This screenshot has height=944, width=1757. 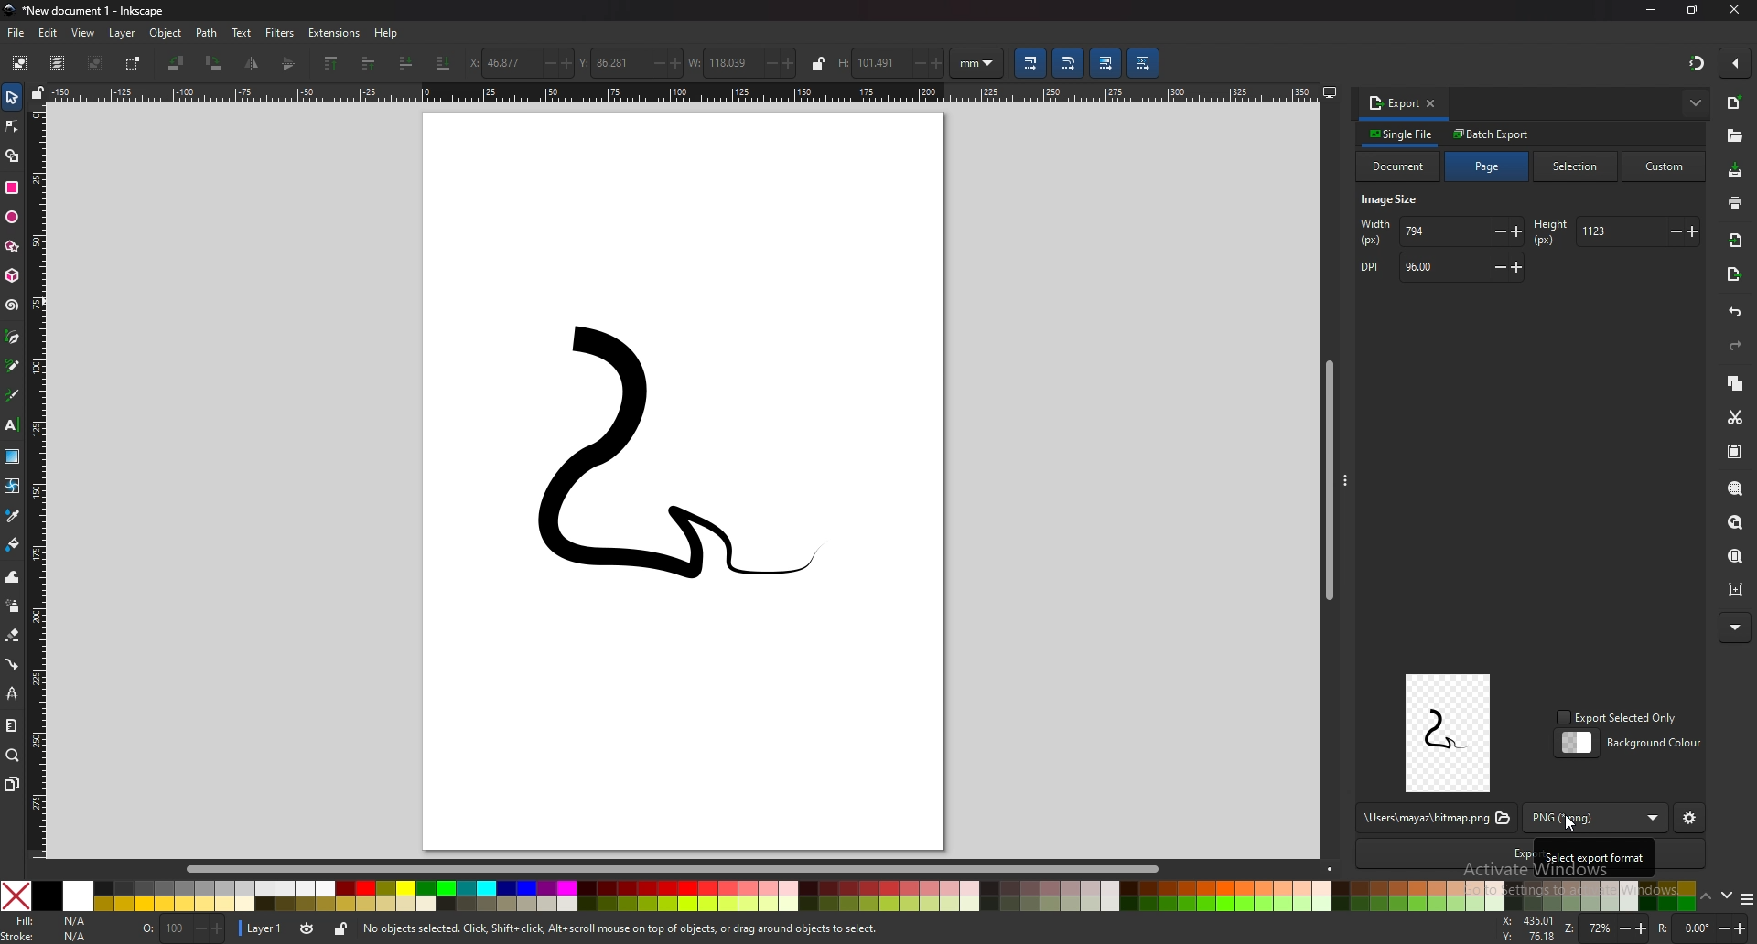 I want to click on close tab, so click(x=1432, y=102).